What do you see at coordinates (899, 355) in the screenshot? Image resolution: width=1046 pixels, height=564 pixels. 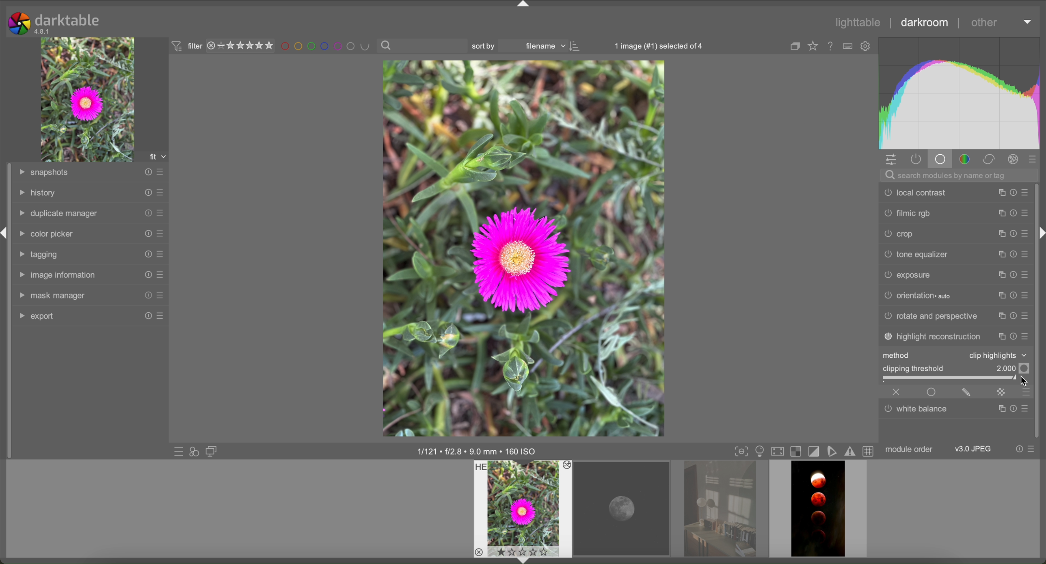 I see `method` at bounding box center [899, 355].